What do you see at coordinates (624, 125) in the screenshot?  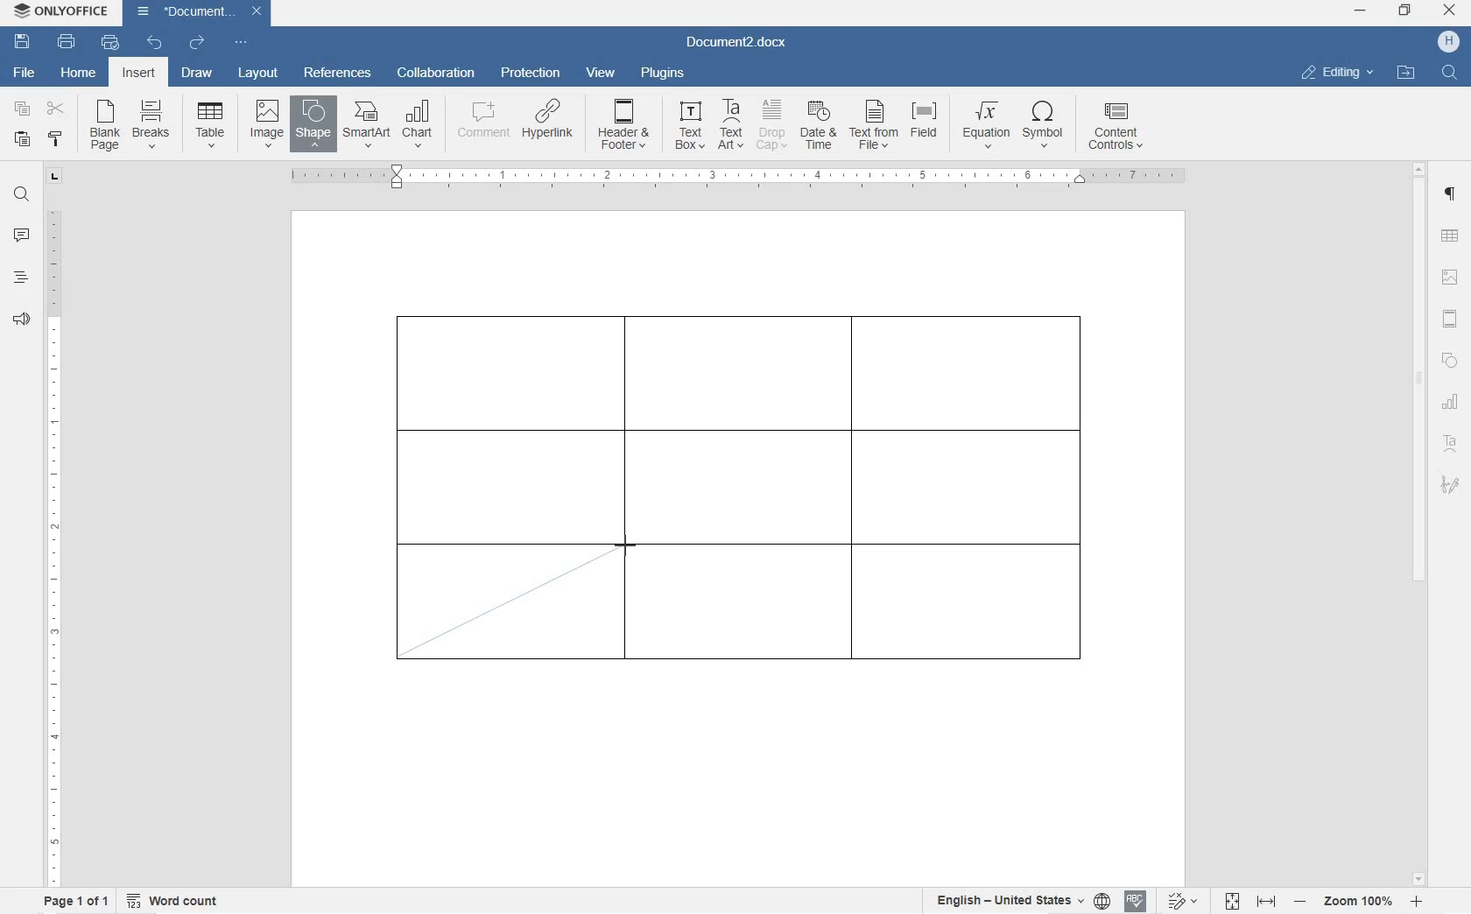 I see `HEADER & OOTER` at bounding box center [624, 125].